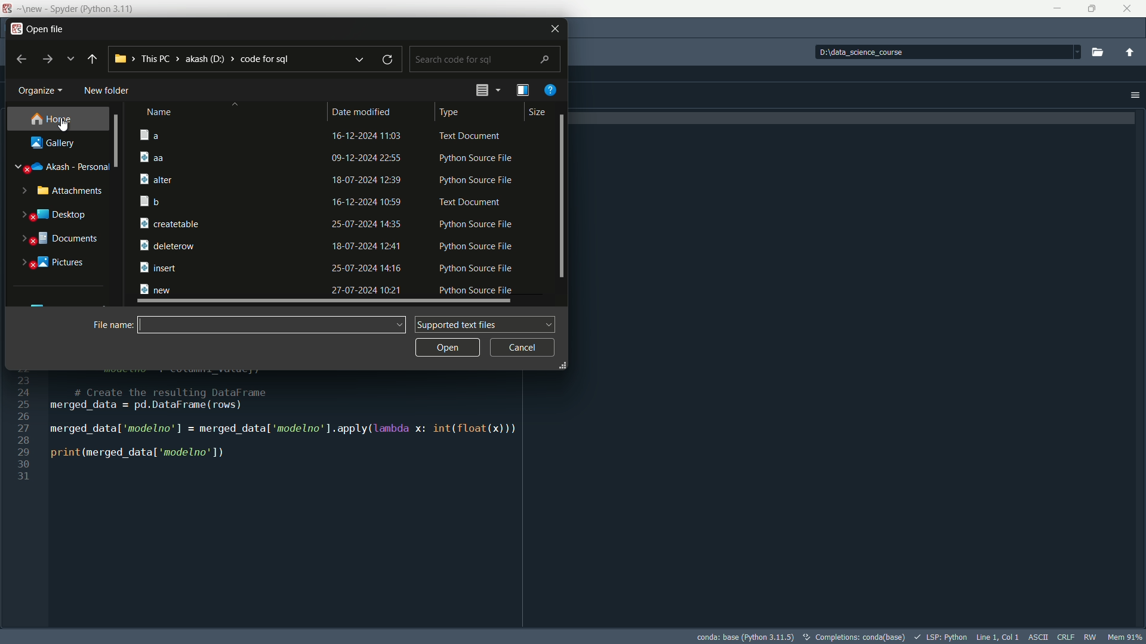 This screenshot has height=644, width=1146. What do you see at coordinates (446, 347) in the screenshot?
I see `open` at bounding box center [446, 347].